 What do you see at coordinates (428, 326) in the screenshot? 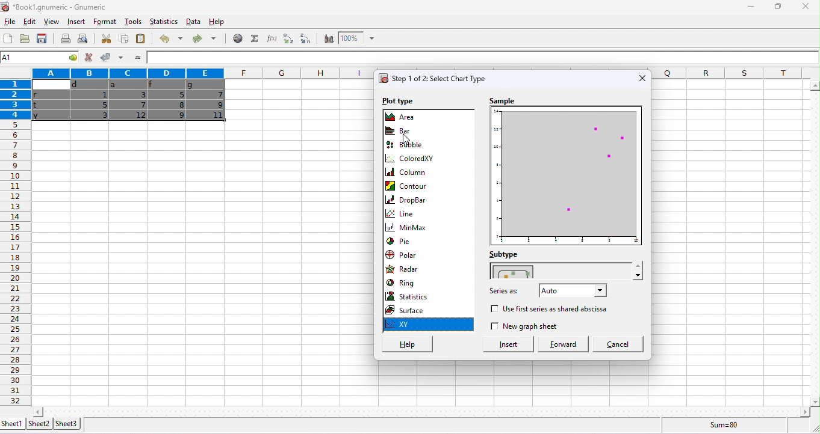
I see `xy` at bounding box center [428, 326].